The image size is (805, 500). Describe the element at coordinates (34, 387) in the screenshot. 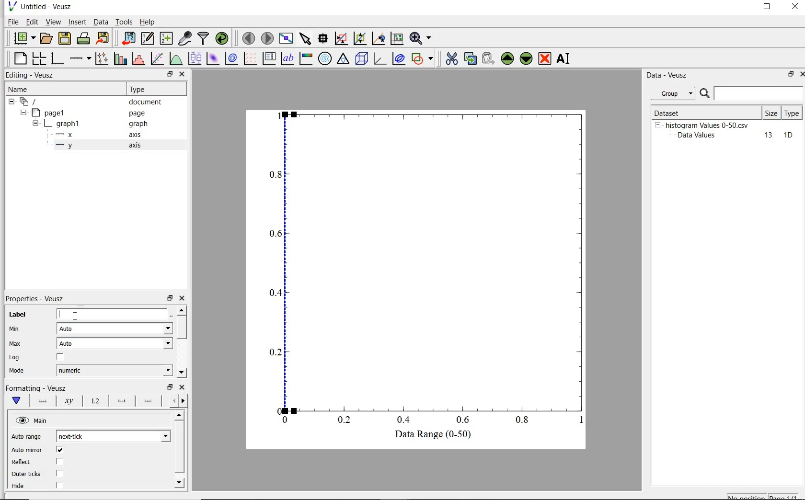

I see `|Formatting - Veusz` at that location.